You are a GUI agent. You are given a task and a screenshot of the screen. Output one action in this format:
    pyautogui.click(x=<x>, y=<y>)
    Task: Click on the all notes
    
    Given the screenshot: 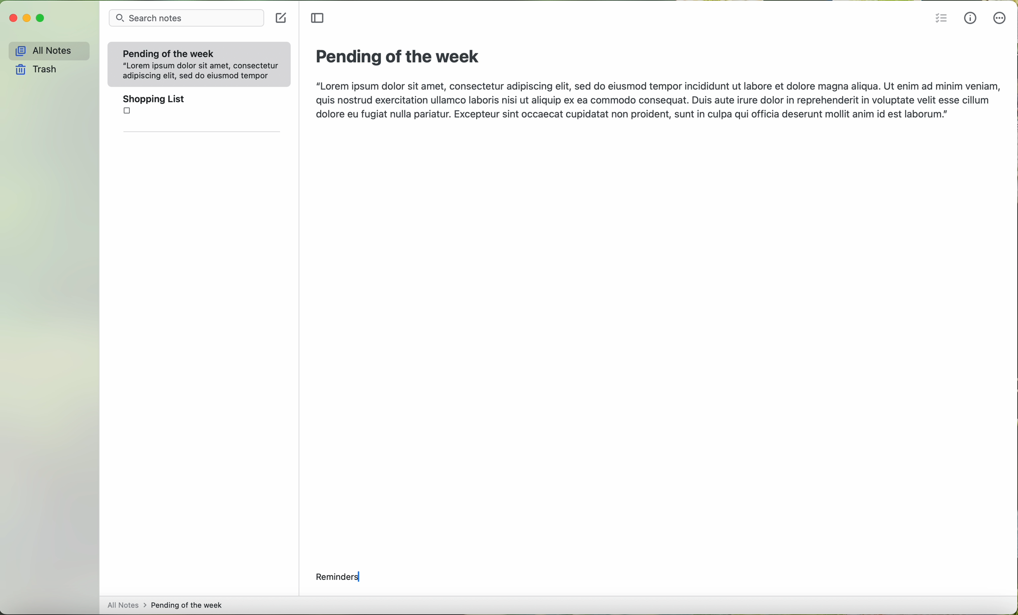 What is the action you would take?
    pyautogui.click(x=46, y=50)
    